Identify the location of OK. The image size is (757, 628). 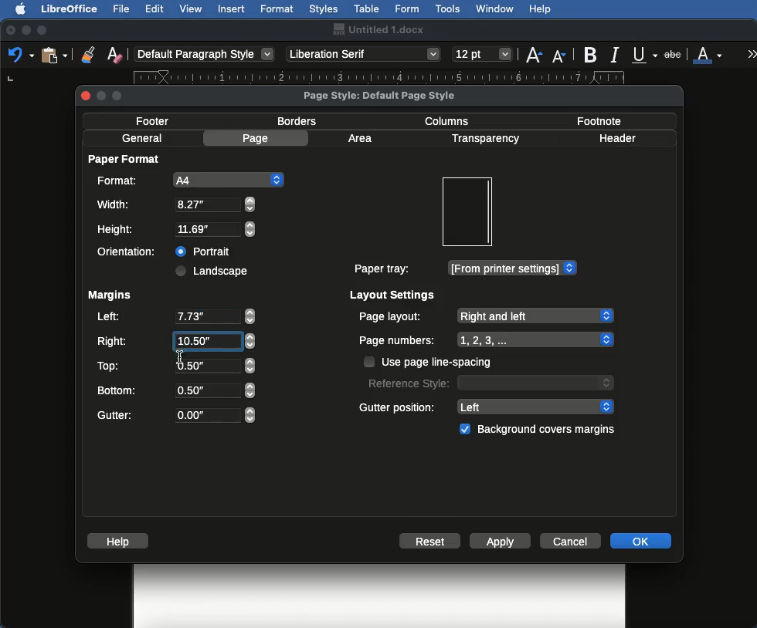
(640, 540).